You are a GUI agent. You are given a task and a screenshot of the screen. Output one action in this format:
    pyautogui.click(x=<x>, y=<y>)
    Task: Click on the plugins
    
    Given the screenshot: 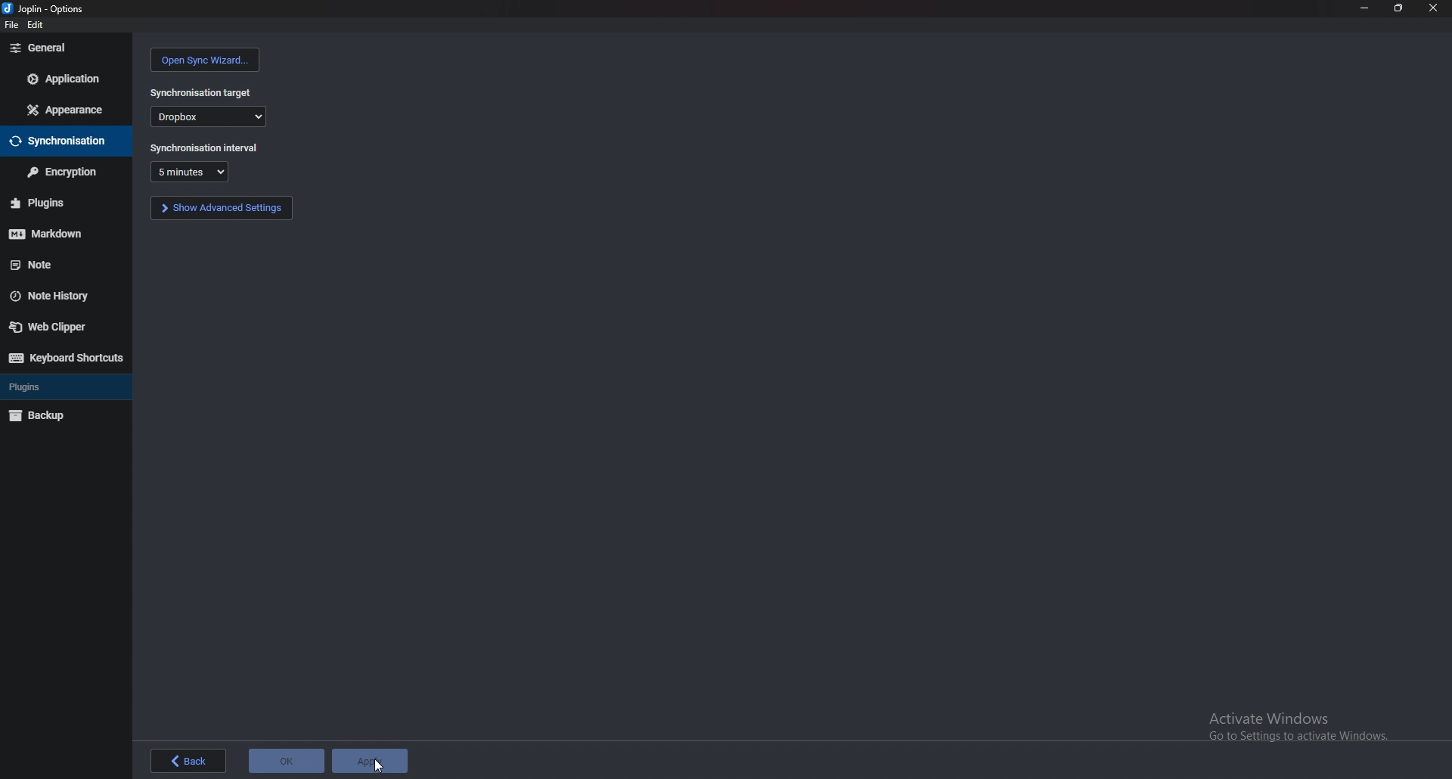 What is the action you would take?
    pyautogui.click(x=39, y=388)
    